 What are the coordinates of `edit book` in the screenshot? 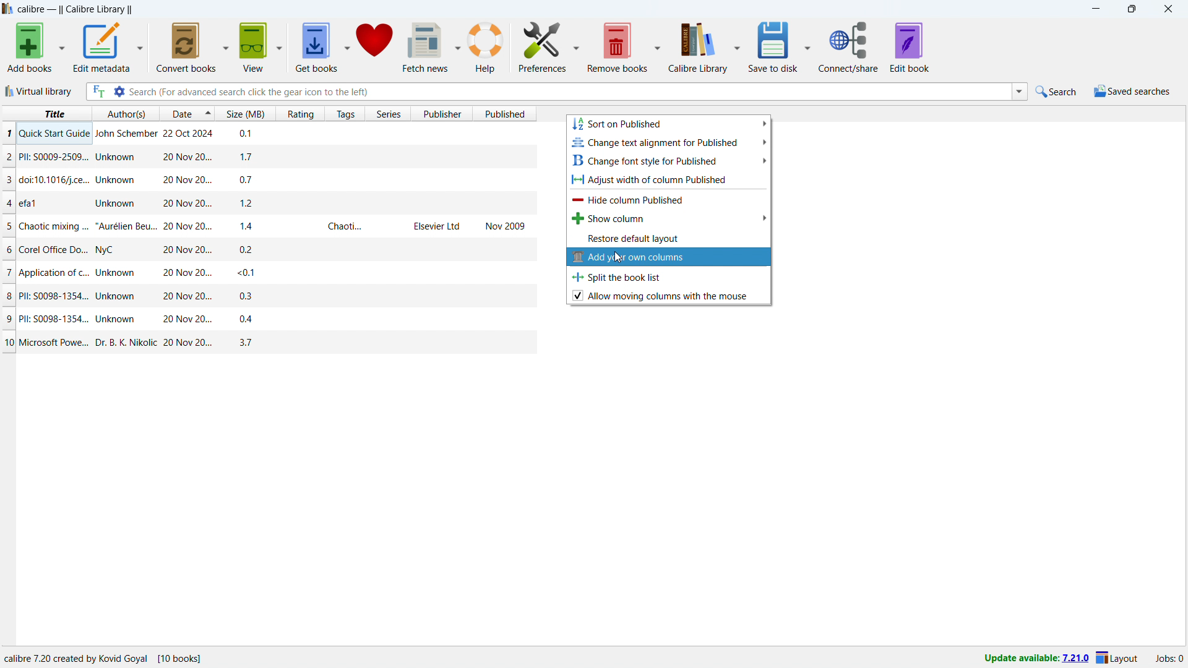 It's located at (909, 47).